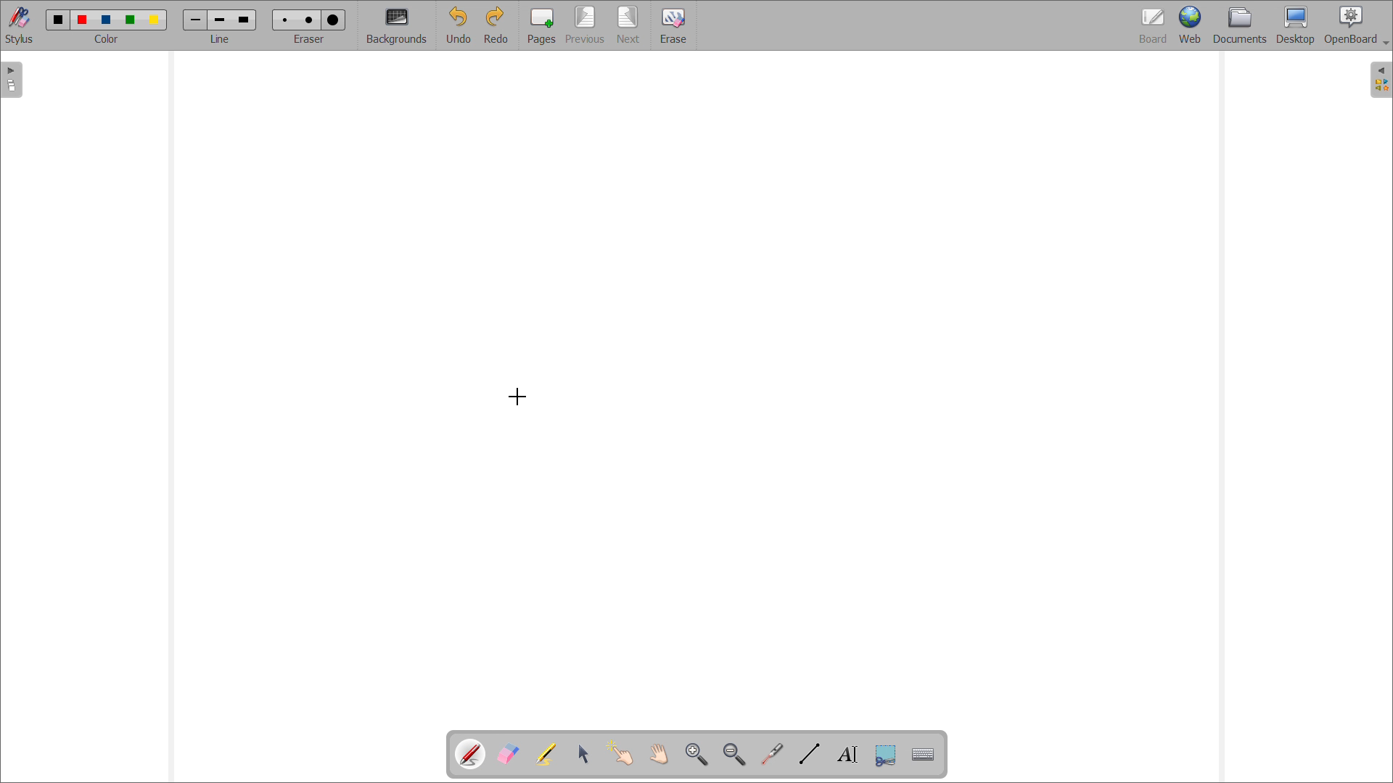 This screenshot has width=1393, height=783. I want to click on highlights, so click(546, 754).